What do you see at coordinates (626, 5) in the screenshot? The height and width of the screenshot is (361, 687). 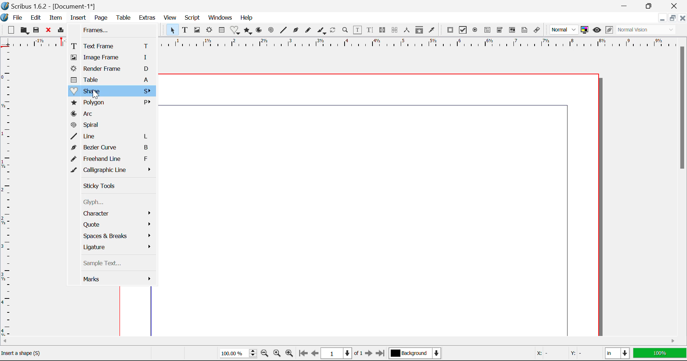 I see `Restore Down` at bounding box center [626, 5].